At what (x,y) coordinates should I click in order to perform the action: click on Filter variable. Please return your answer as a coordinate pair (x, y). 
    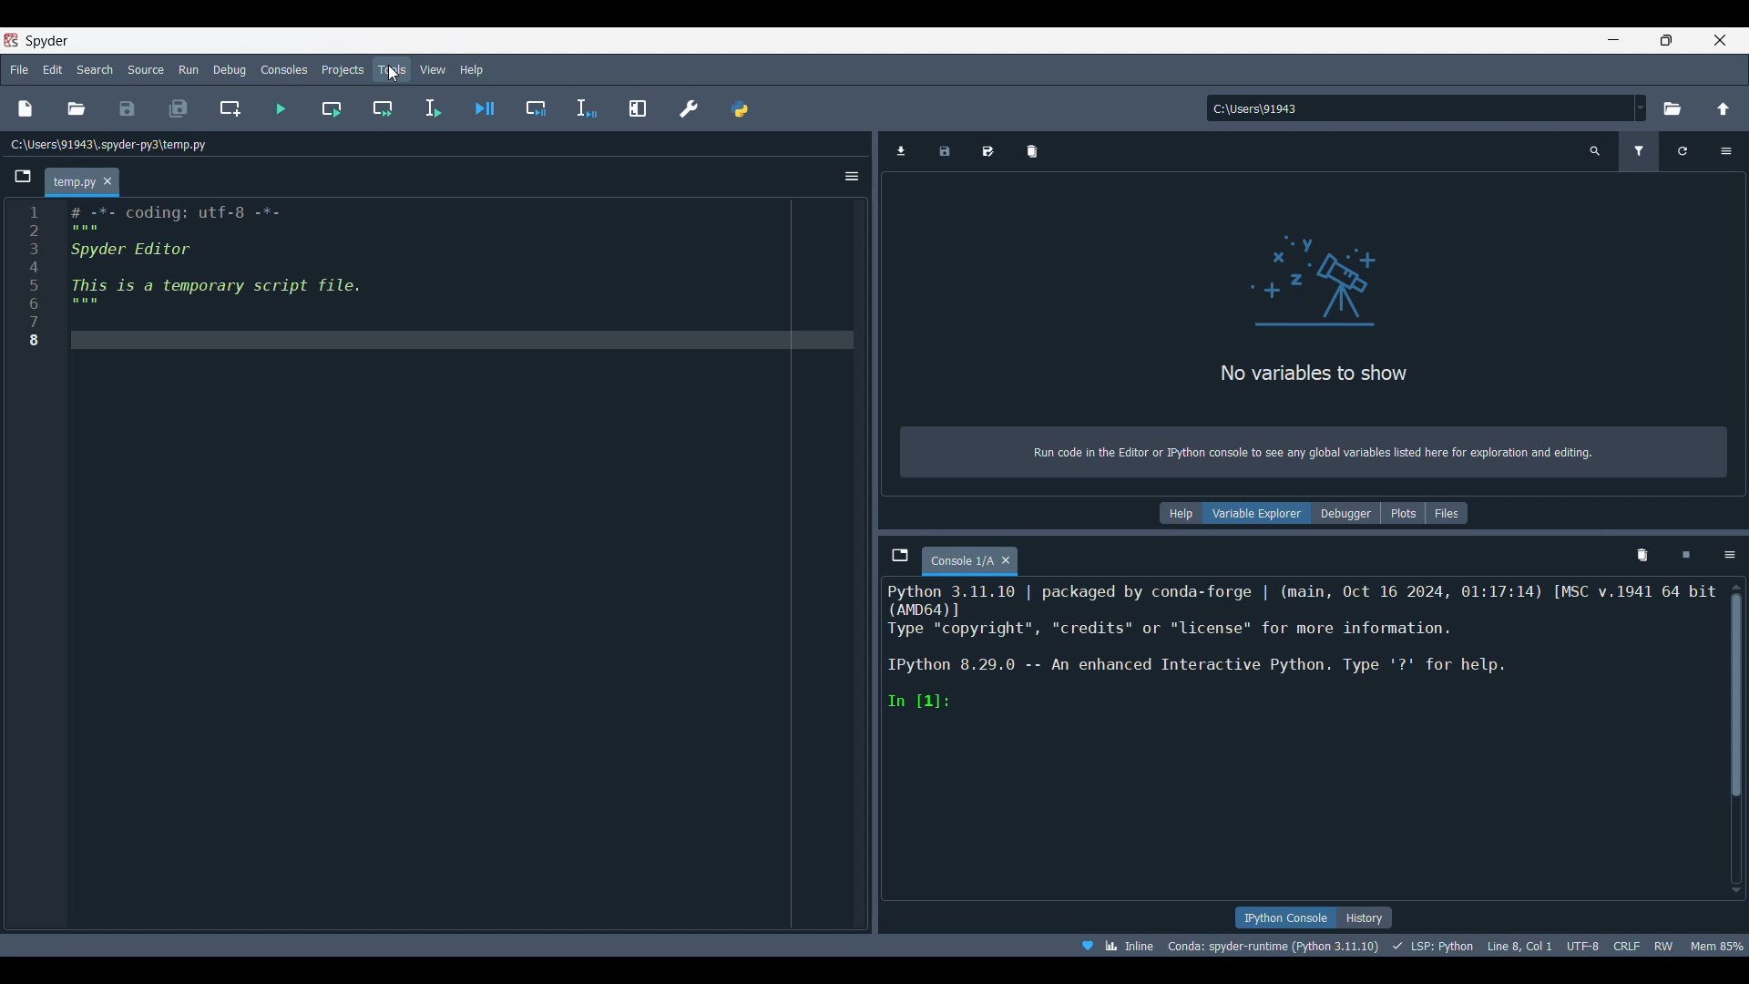
    Looking at the image, I should click on (1639, 152).